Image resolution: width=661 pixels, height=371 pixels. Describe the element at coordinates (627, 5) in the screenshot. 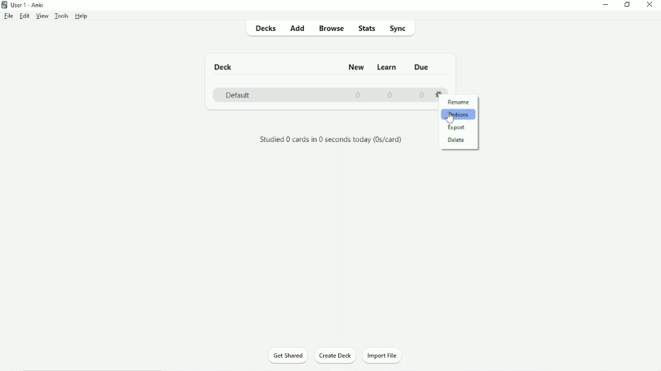

I see `Restore down` at that location.